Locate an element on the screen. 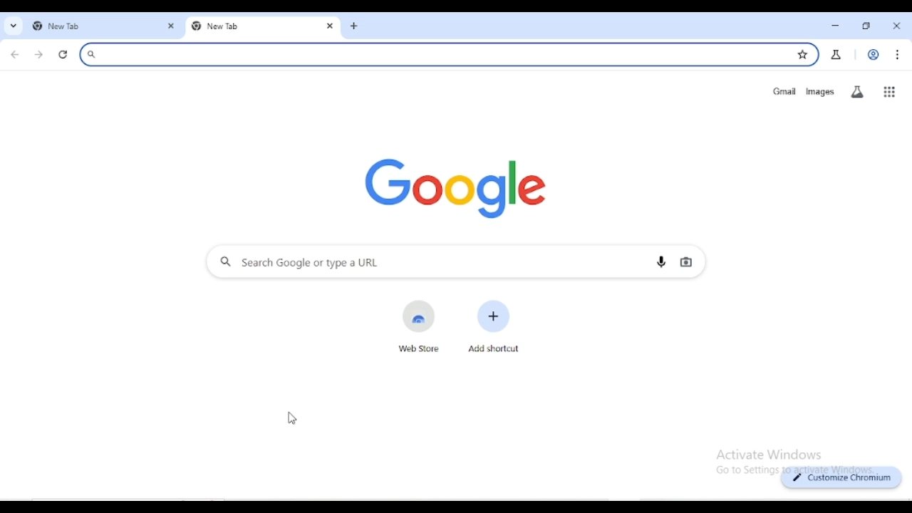  search by voice is located at coordinates (662, 262).